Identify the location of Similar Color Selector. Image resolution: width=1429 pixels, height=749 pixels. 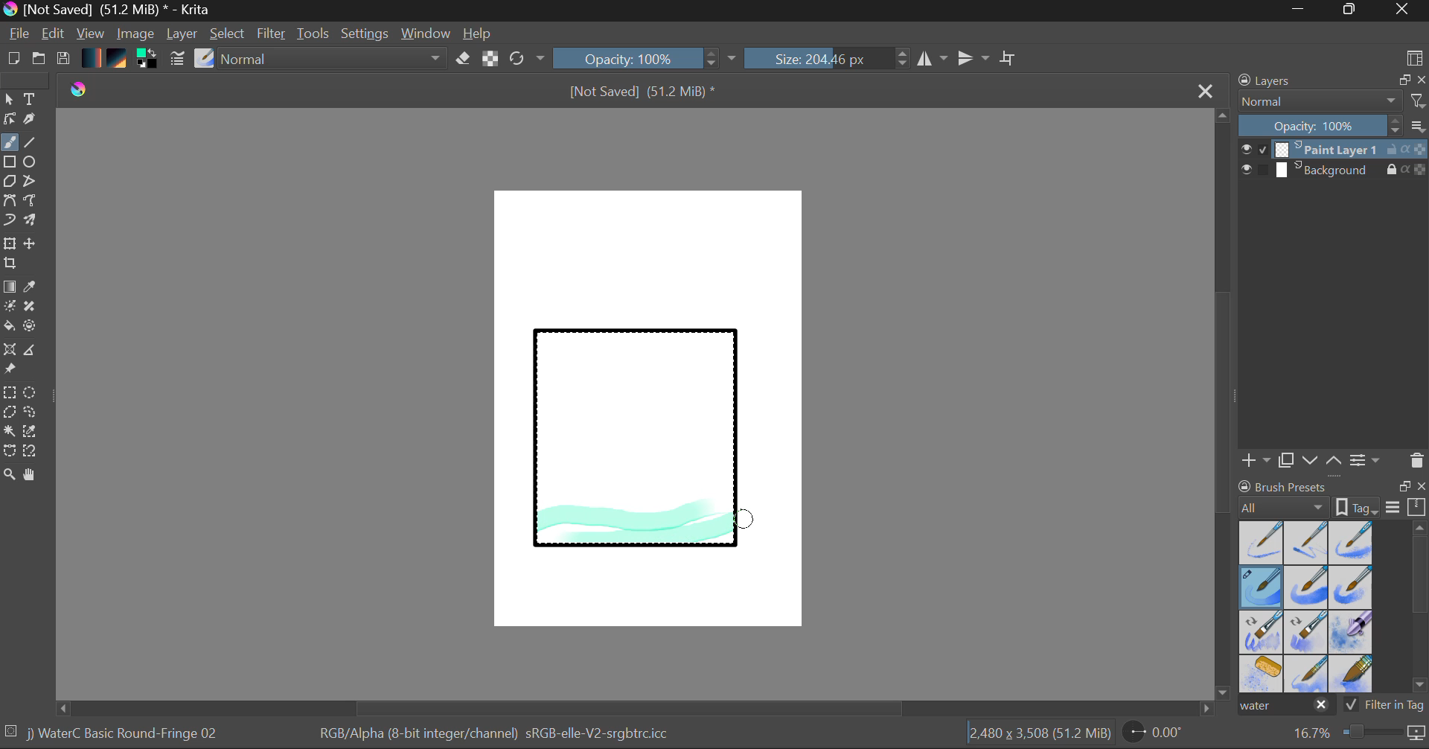
(34, 432).